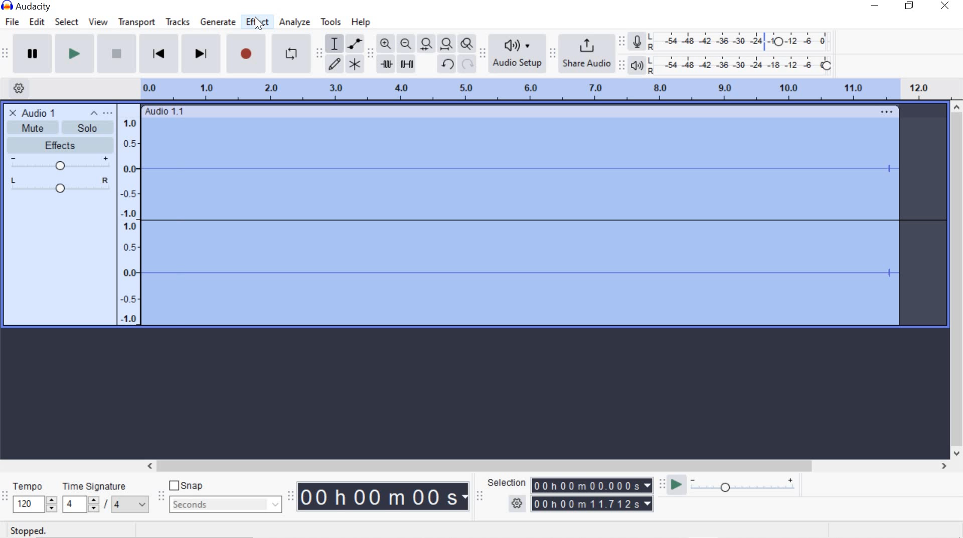 This screenshot has height=538, width=963. Describe the element at coordinates (356, 43) in the screenshot. I see `Envelope Tool` at that location.